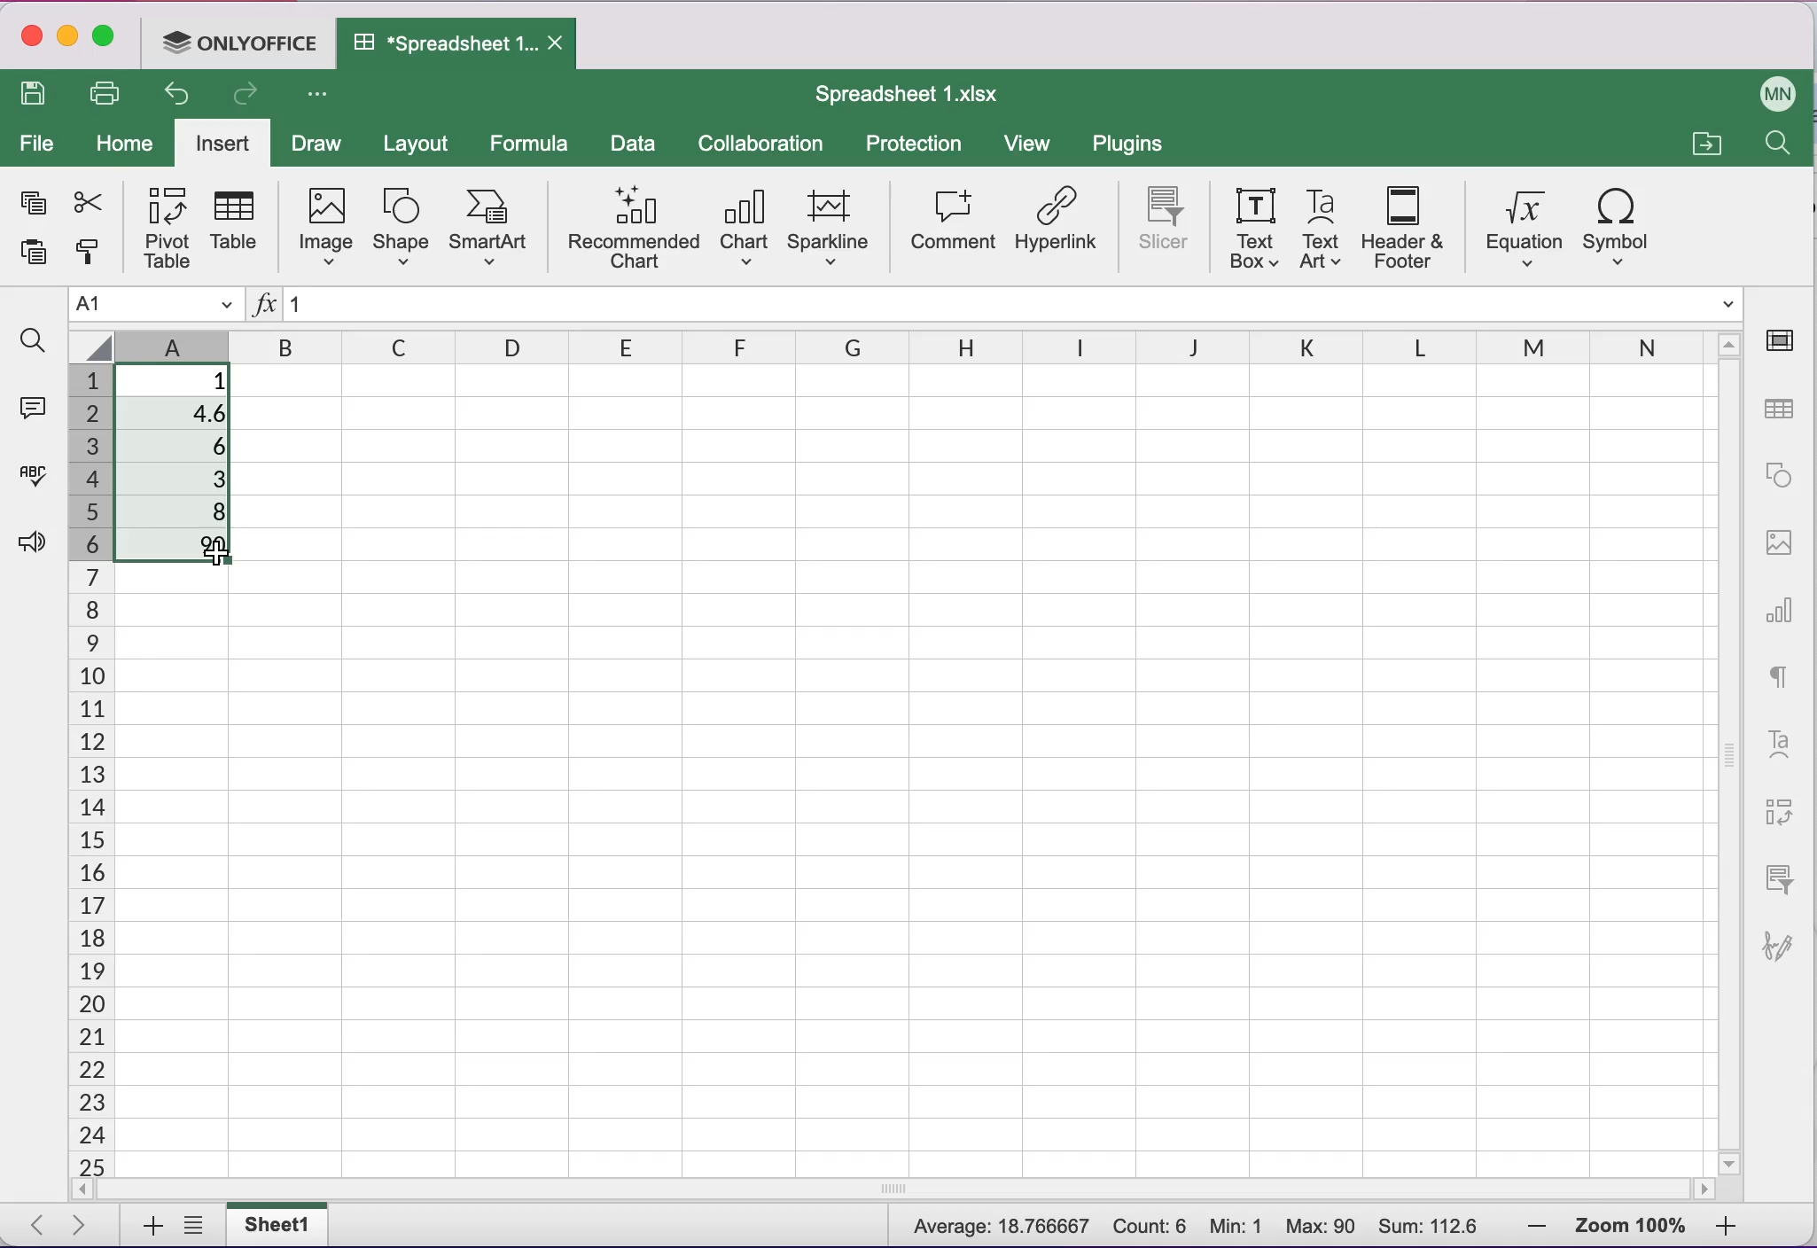  Describe the element at coordinates (1519, 229) in the screenshot. I see `equation` at that location.